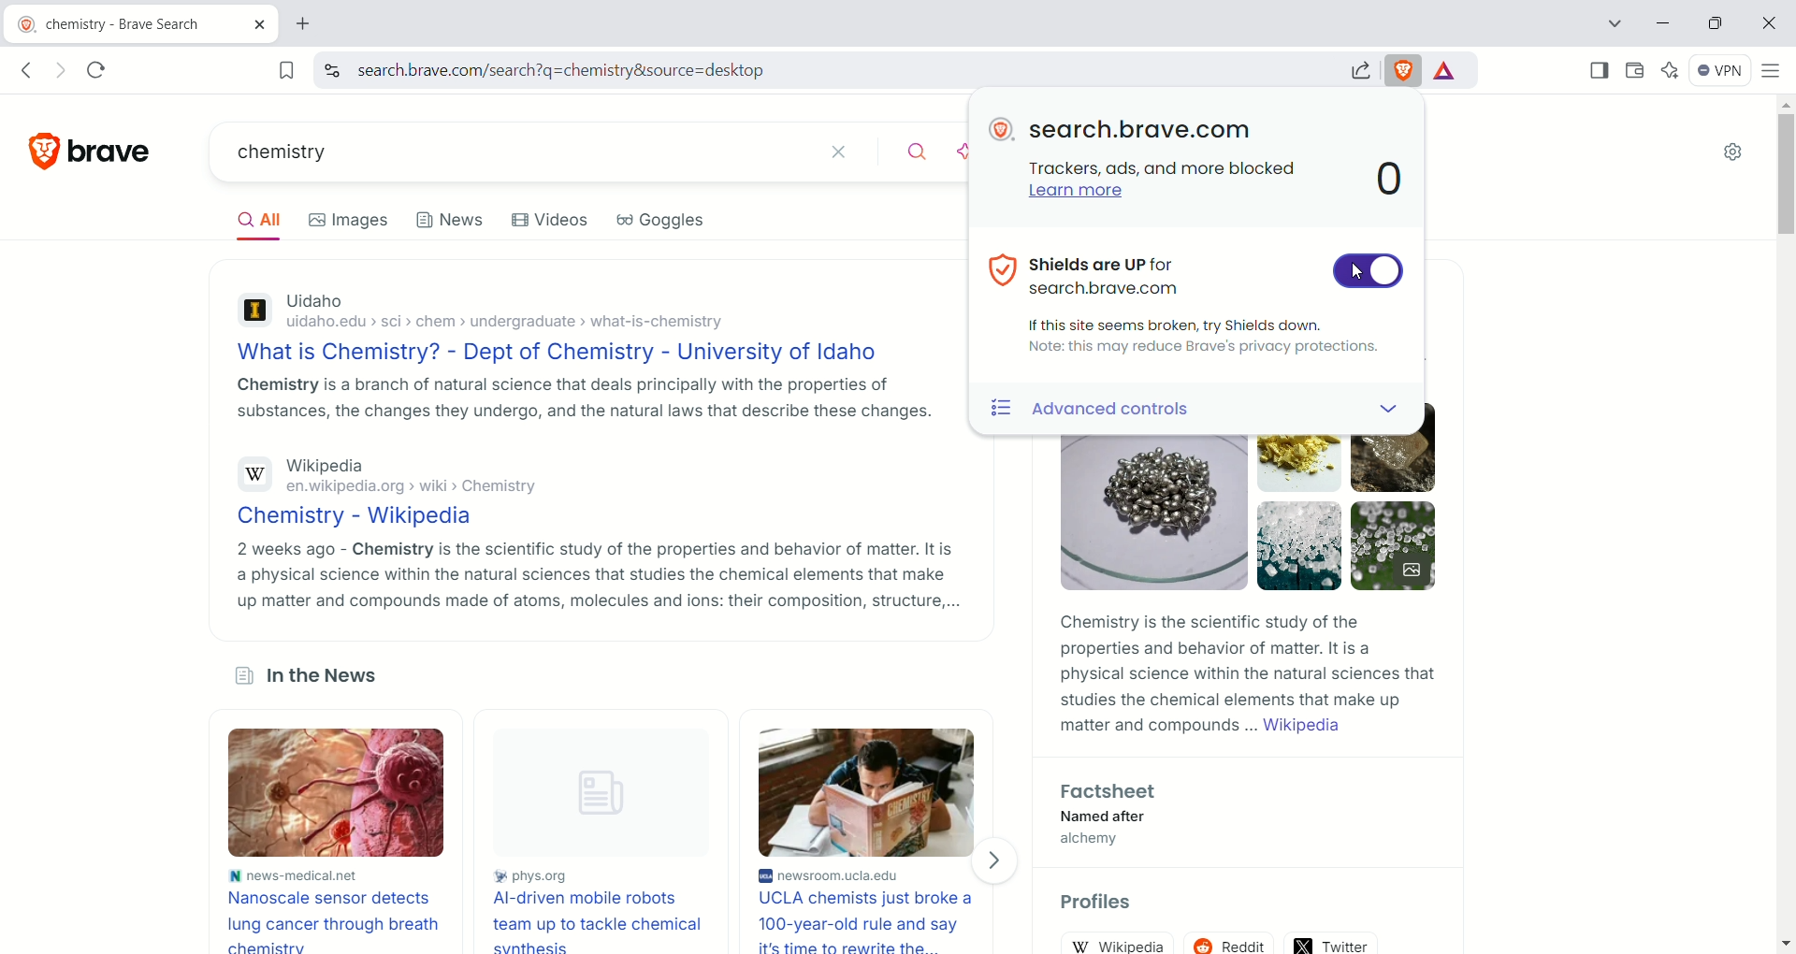  What do you see at coordinates (1166, 169) in the screenshot?
I see `Trackers, ads, and more blocked.` at bounding box center [1166, 169].